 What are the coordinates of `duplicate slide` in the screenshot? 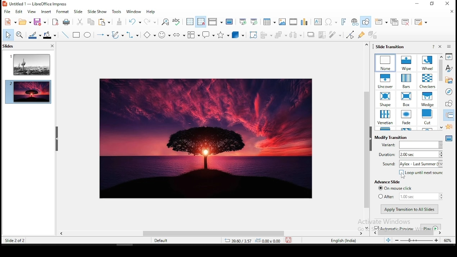 It's located at (396, 21).